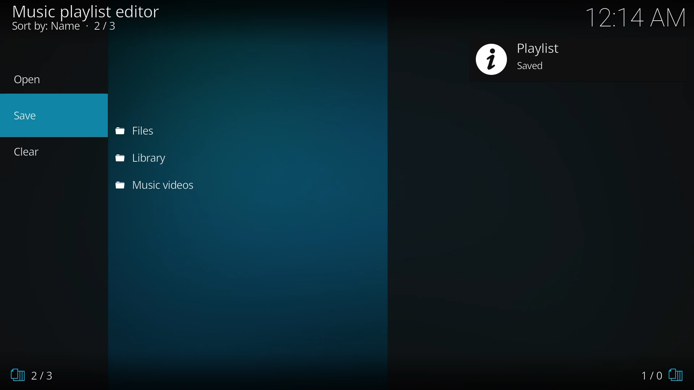 The image size is (694, 390). What do you see at coordinates (66, 26) in the screenshot?
I see `sort` at bounding box center [66, 26].